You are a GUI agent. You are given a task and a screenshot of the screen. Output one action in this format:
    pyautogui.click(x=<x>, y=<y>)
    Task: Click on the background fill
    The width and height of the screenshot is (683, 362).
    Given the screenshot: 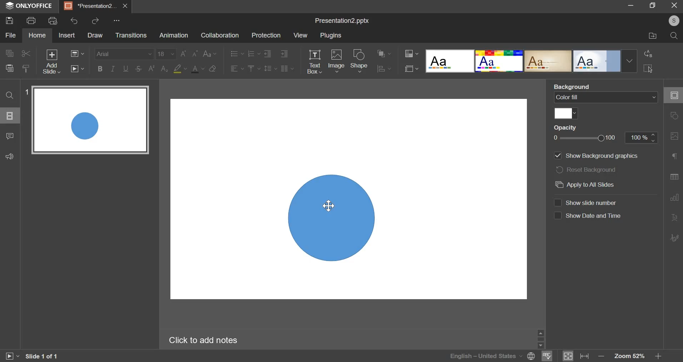 What is the action you would take?
    pyautogui.click(x=607, y=97)
    